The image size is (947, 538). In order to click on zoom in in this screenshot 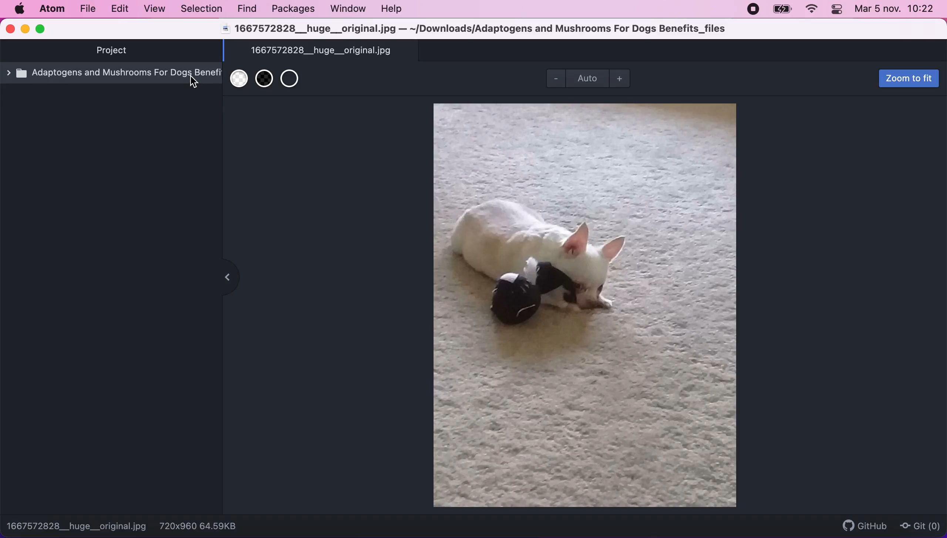, I will do `click(623, 79)`.